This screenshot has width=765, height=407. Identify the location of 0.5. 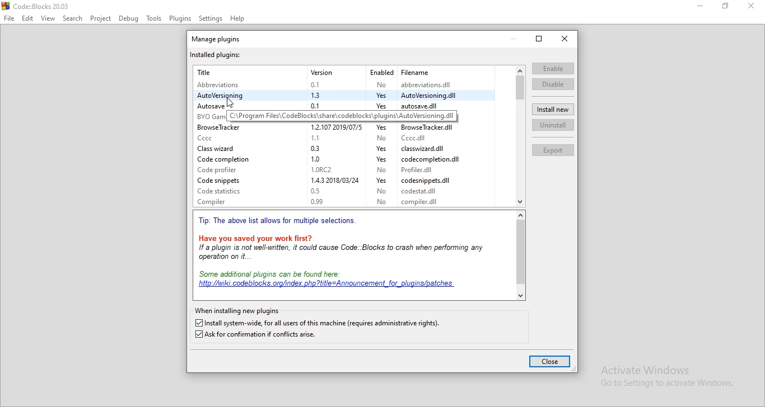
(316, 191).